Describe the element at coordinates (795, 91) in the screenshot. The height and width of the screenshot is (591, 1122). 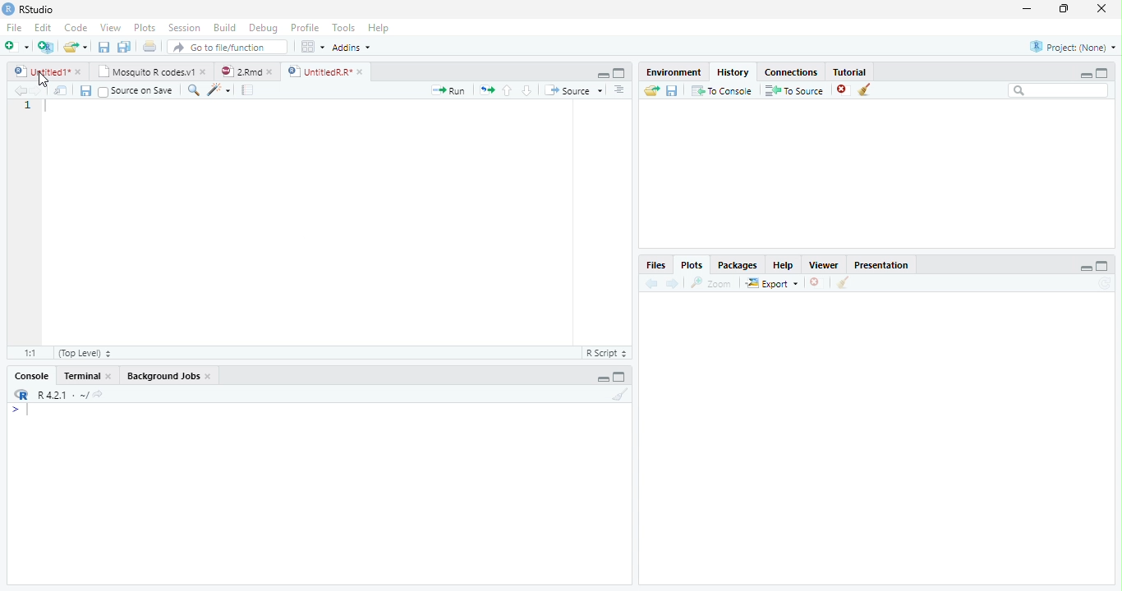
I see `To source` at that location.